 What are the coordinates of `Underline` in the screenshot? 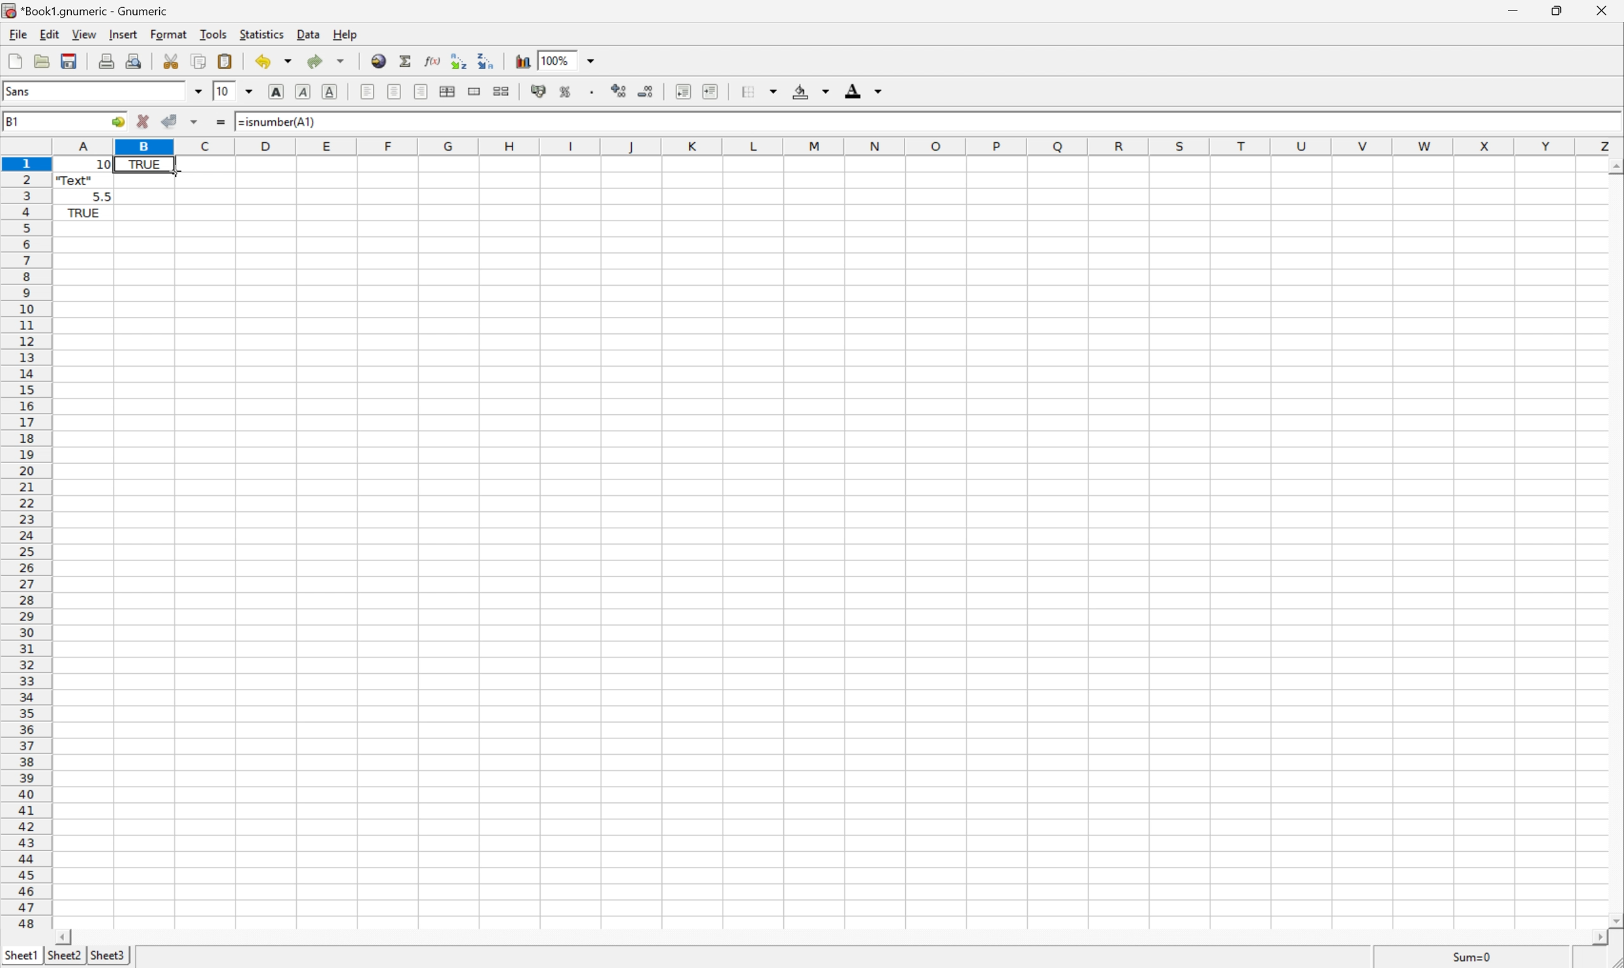 It's located at (330, 91).